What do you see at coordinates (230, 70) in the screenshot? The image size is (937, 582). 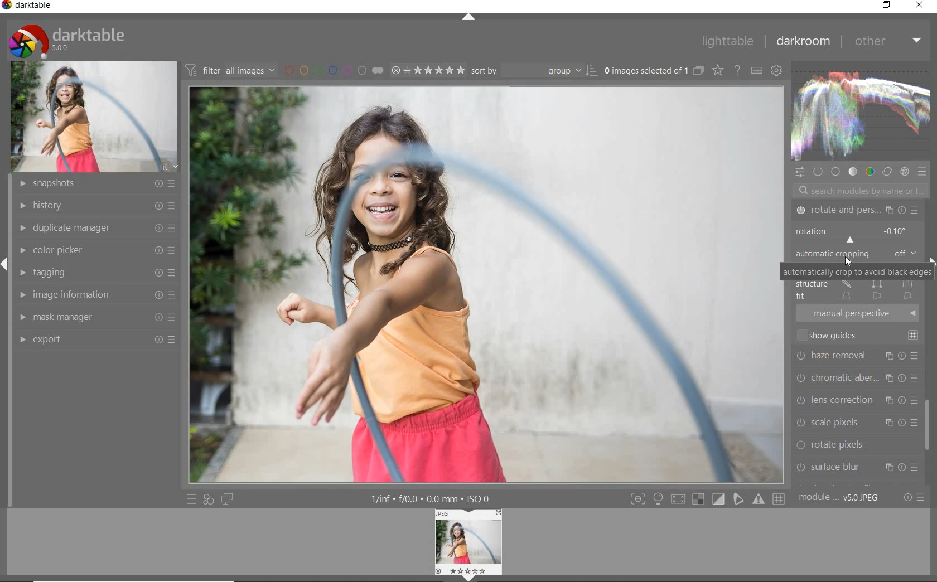 I see `filter images` at bounding box center [230, 70].